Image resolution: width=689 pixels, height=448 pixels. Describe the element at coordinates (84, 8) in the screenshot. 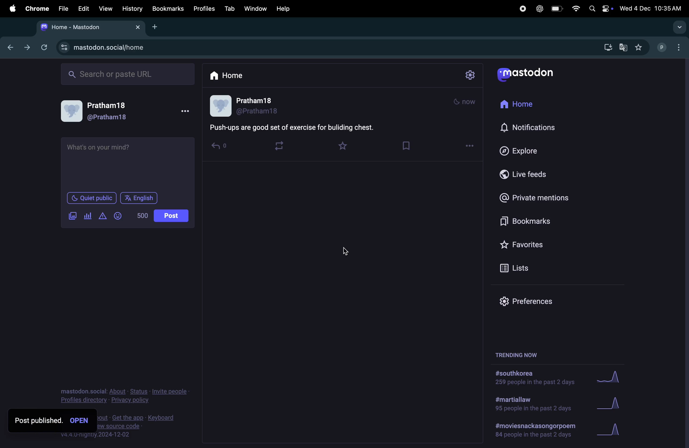

I see `Edit` at that location.